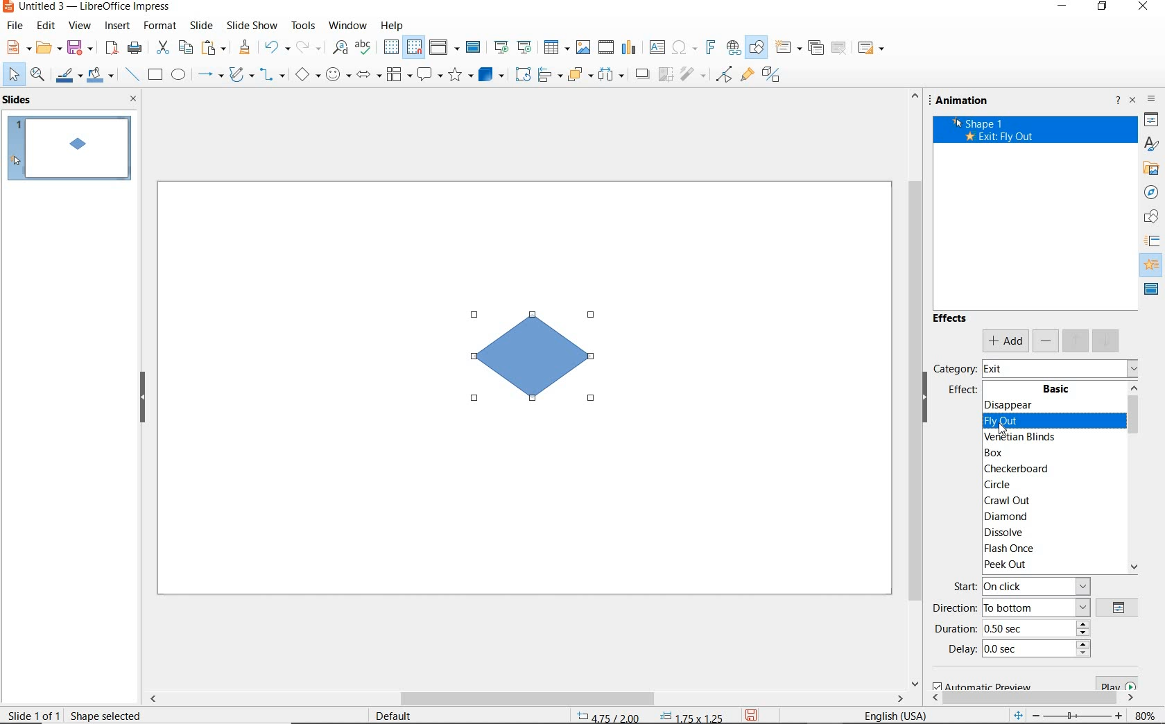  I want to click on peek out, so click(1051, 566).